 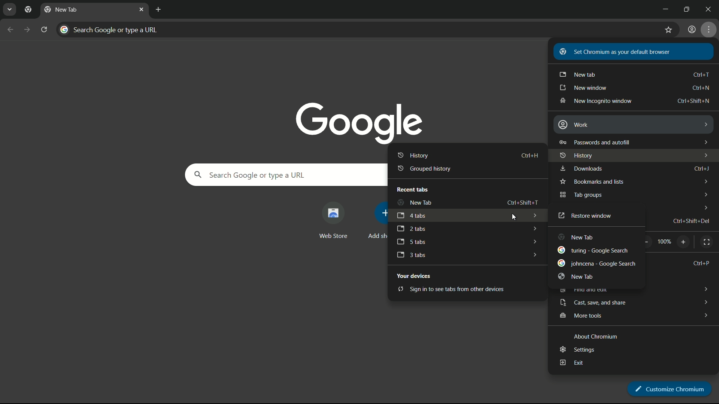 I want to click on sign in to see tabs from other devices, so click(x=447, y=289).